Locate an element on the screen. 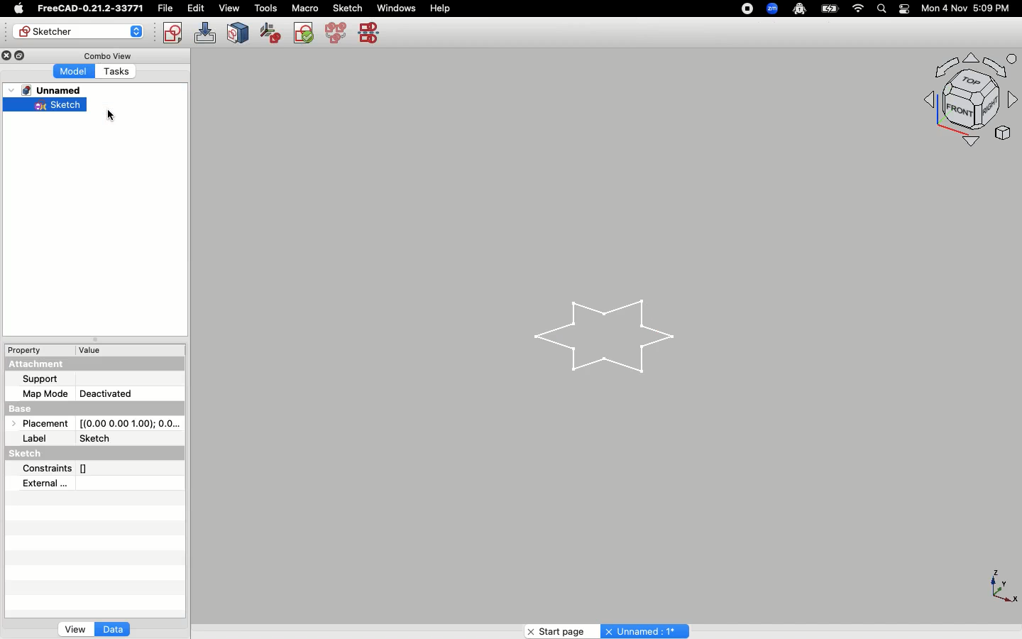  Create sketch is located at coordinates (172, 32).